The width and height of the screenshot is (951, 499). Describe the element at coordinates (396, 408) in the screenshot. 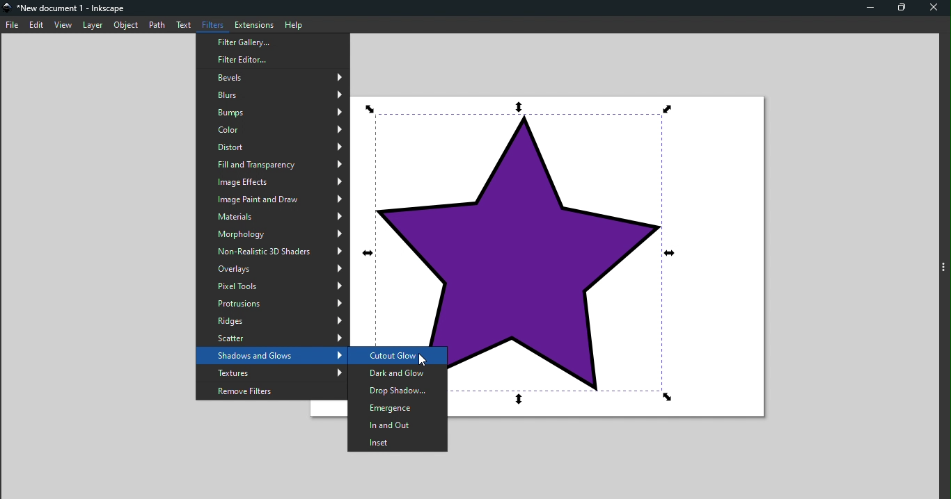

I see `Emergence` at that location.